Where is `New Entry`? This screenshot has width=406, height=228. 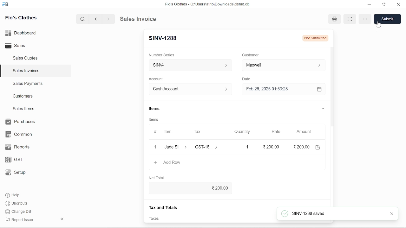 New Entry is located at coordinates (165, 38).